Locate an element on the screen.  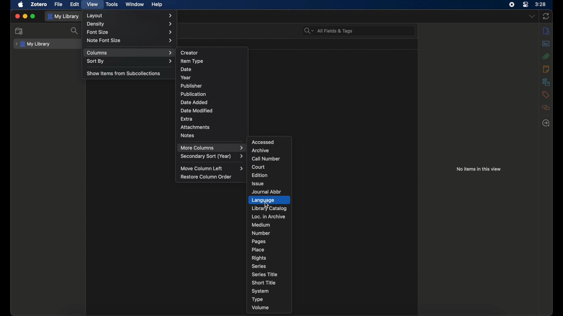
layout is located at coordinates (130, 16).